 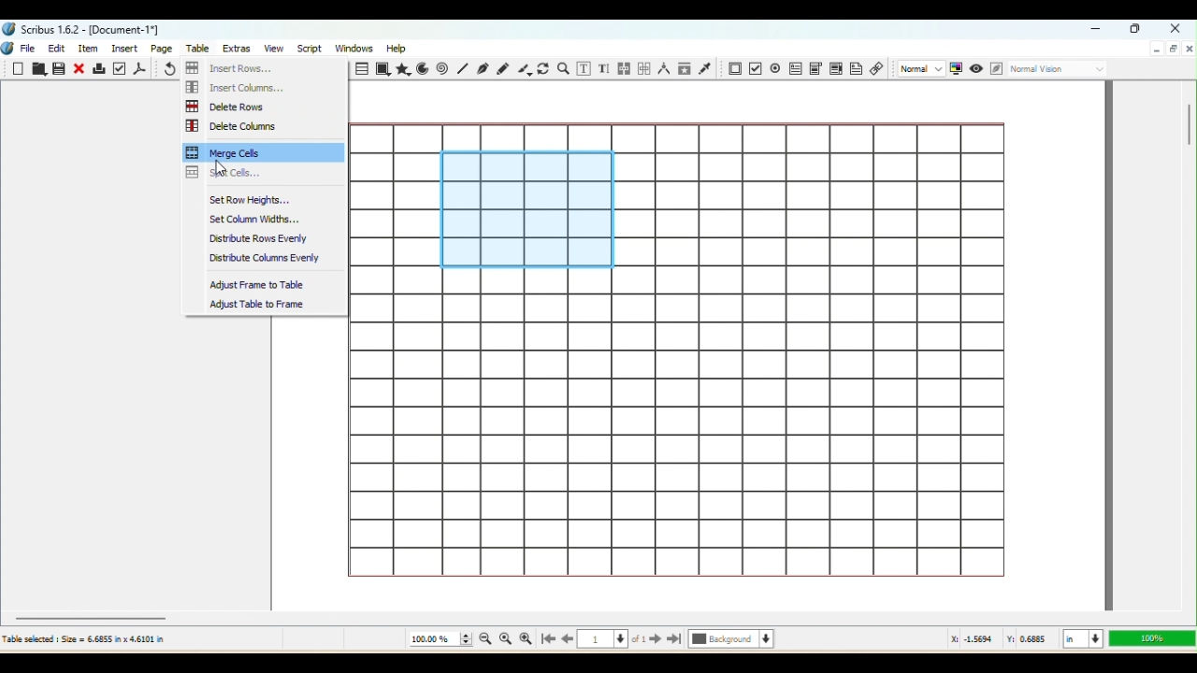 I want to click on cursor, so click(x=223, y=168).